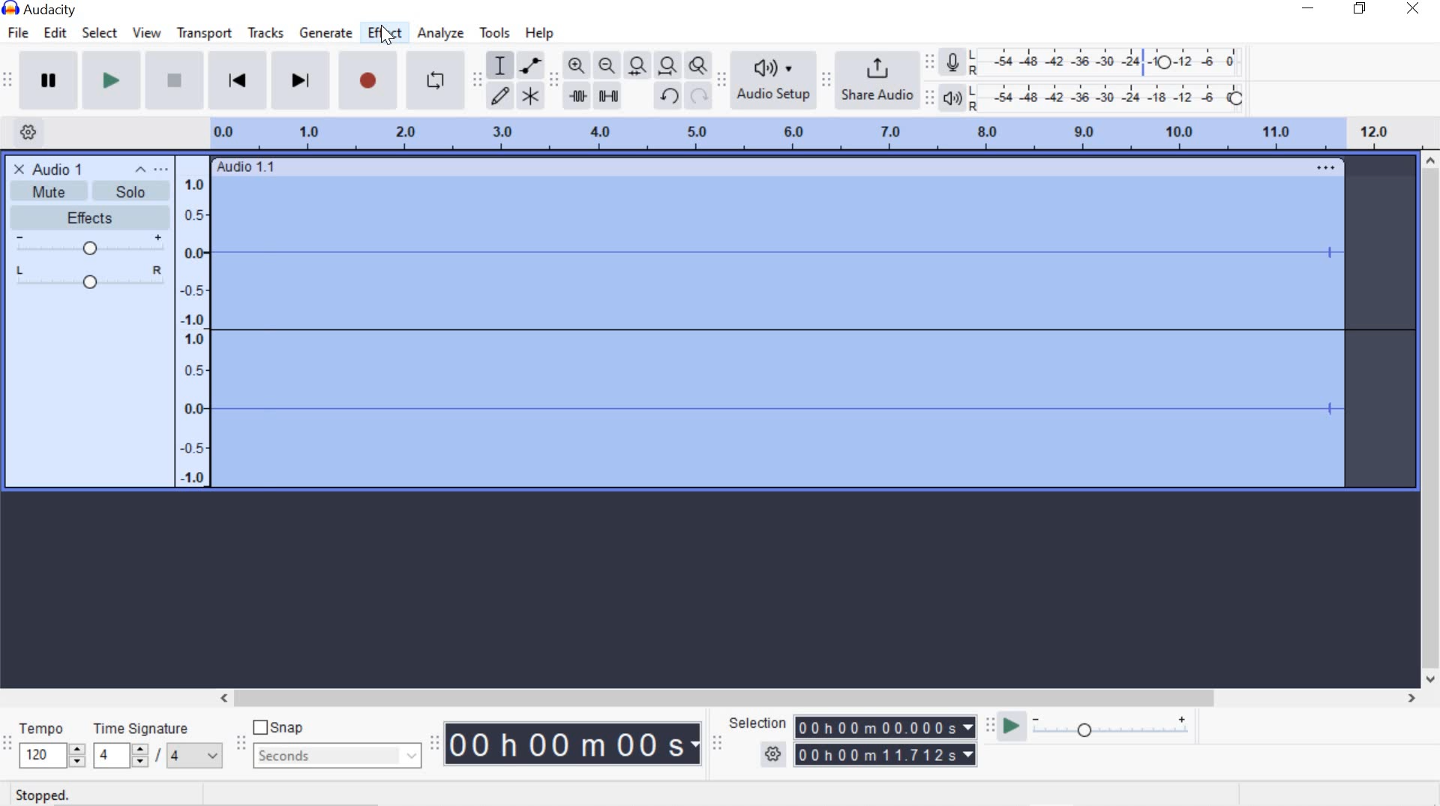 The width and height of the screenshot is (1440, 806). What do you see at coordinates (63, 168) in the screenshot?
I see `AUDIO 1` at bounding box center [63, 168].